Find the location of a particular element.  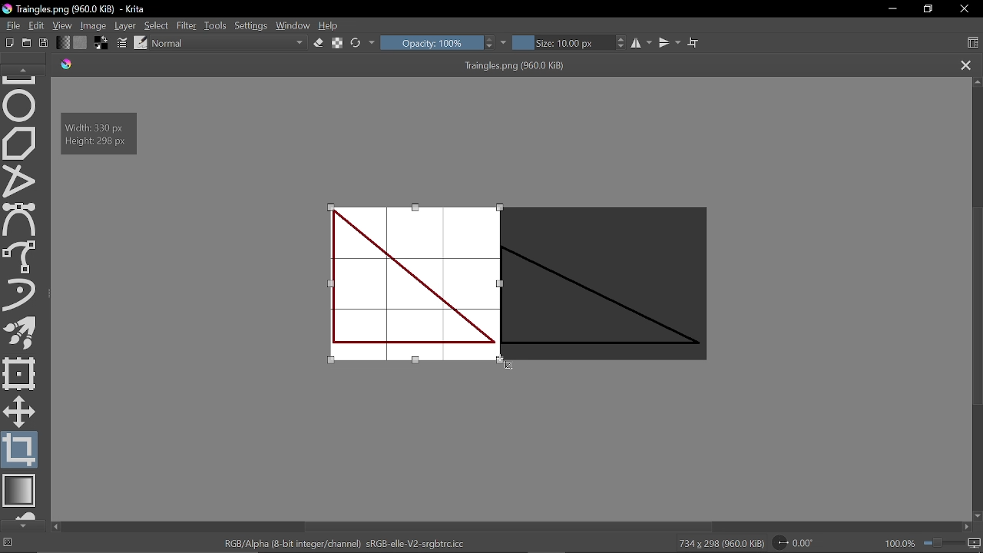

Choose workspace is located at coordinates (973, 44).